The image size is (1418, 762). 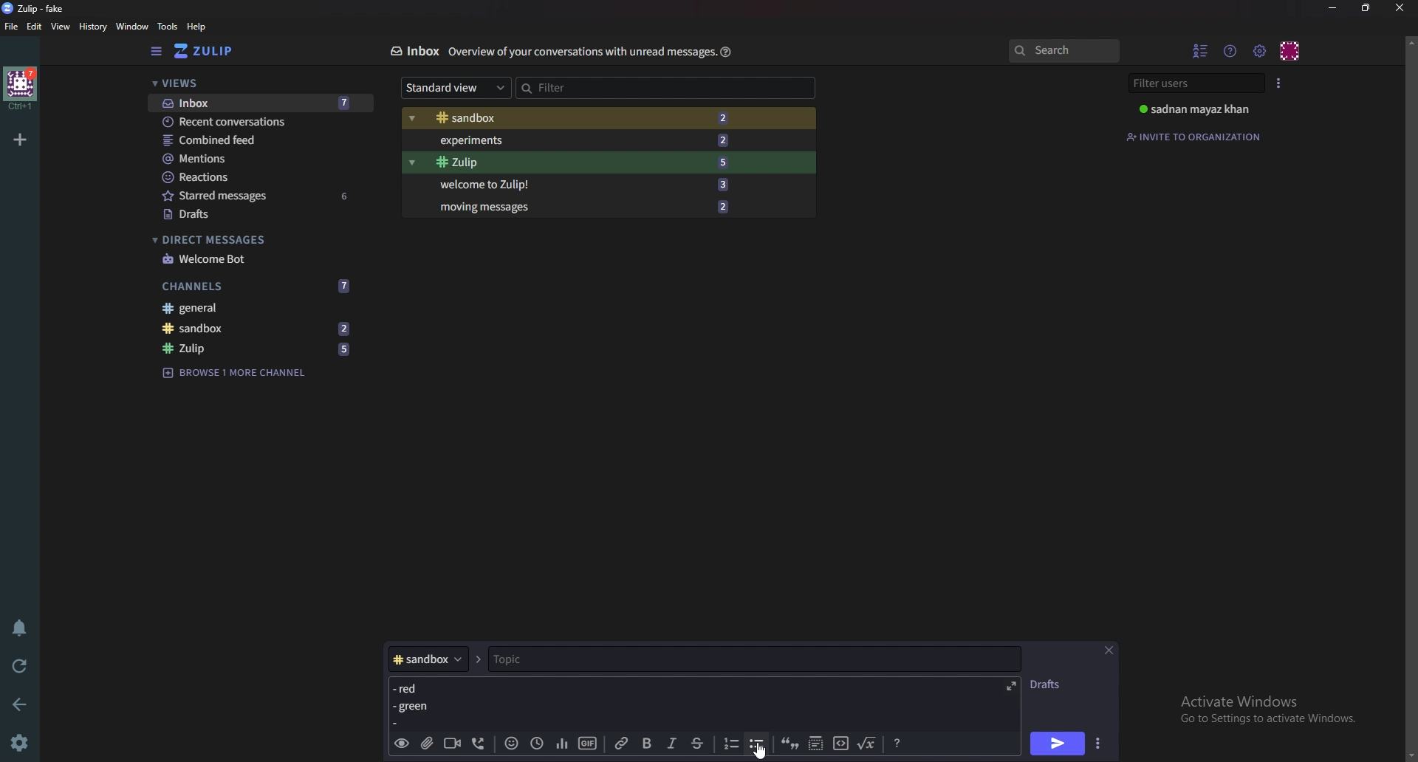 I want to click on help, so click(x=197, y=27).